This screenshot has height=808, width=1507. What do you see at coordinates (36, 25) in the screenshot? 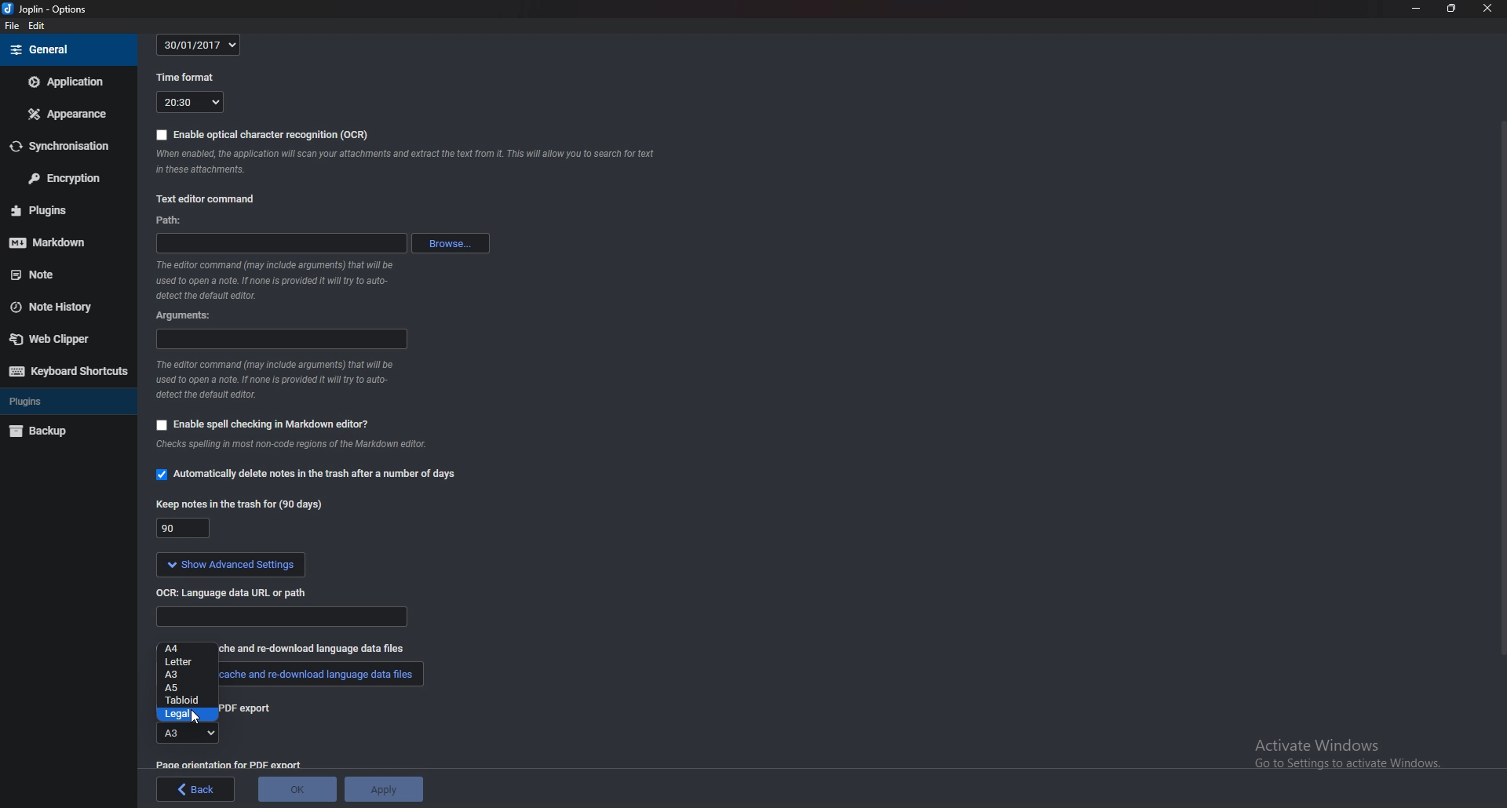
I see `Edit` at bounding box center [36, 25].